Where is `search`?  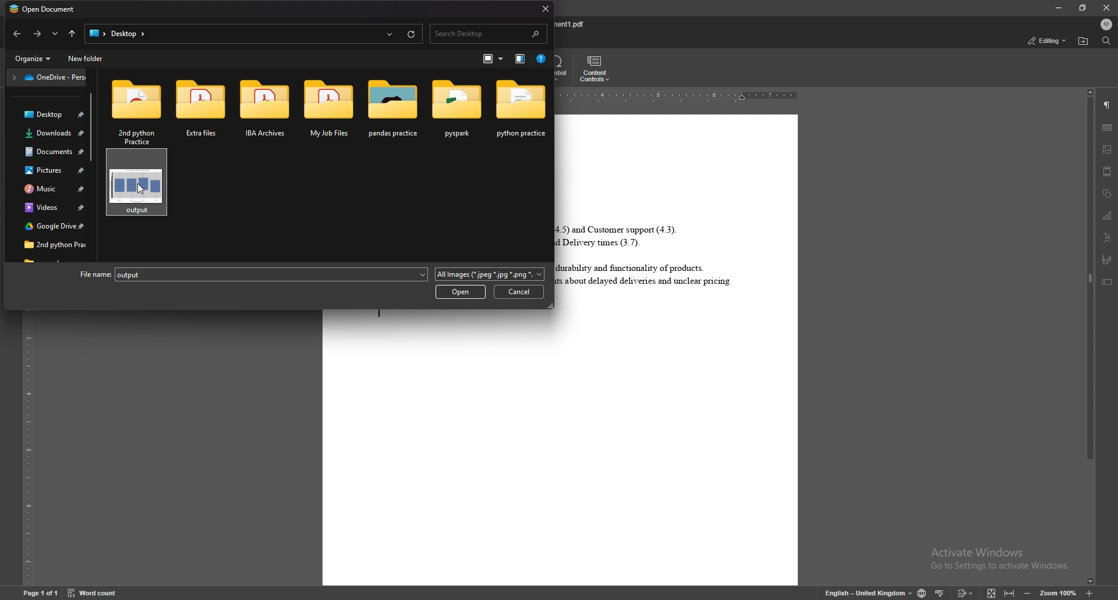
search is located at coordinates (489, 33).